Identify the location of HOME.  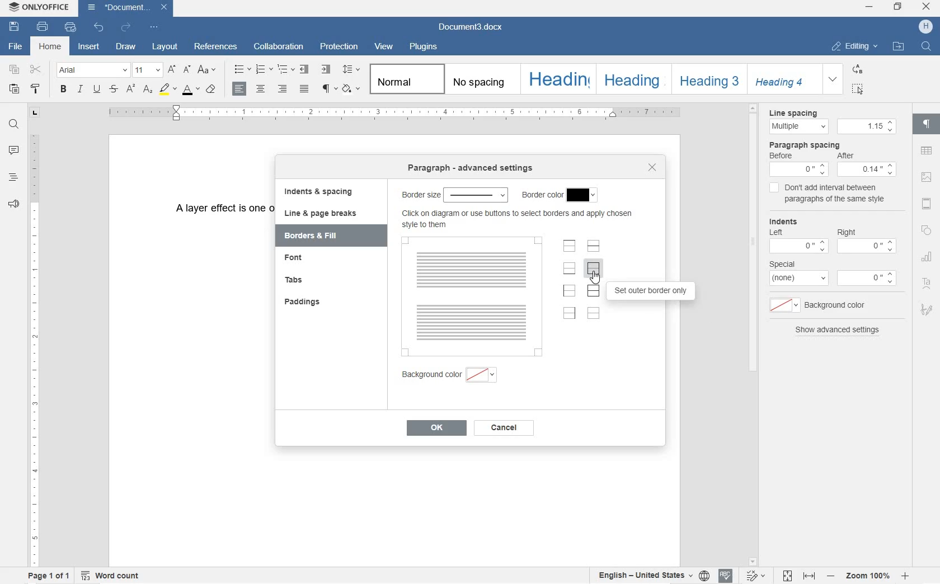
(52, 46).